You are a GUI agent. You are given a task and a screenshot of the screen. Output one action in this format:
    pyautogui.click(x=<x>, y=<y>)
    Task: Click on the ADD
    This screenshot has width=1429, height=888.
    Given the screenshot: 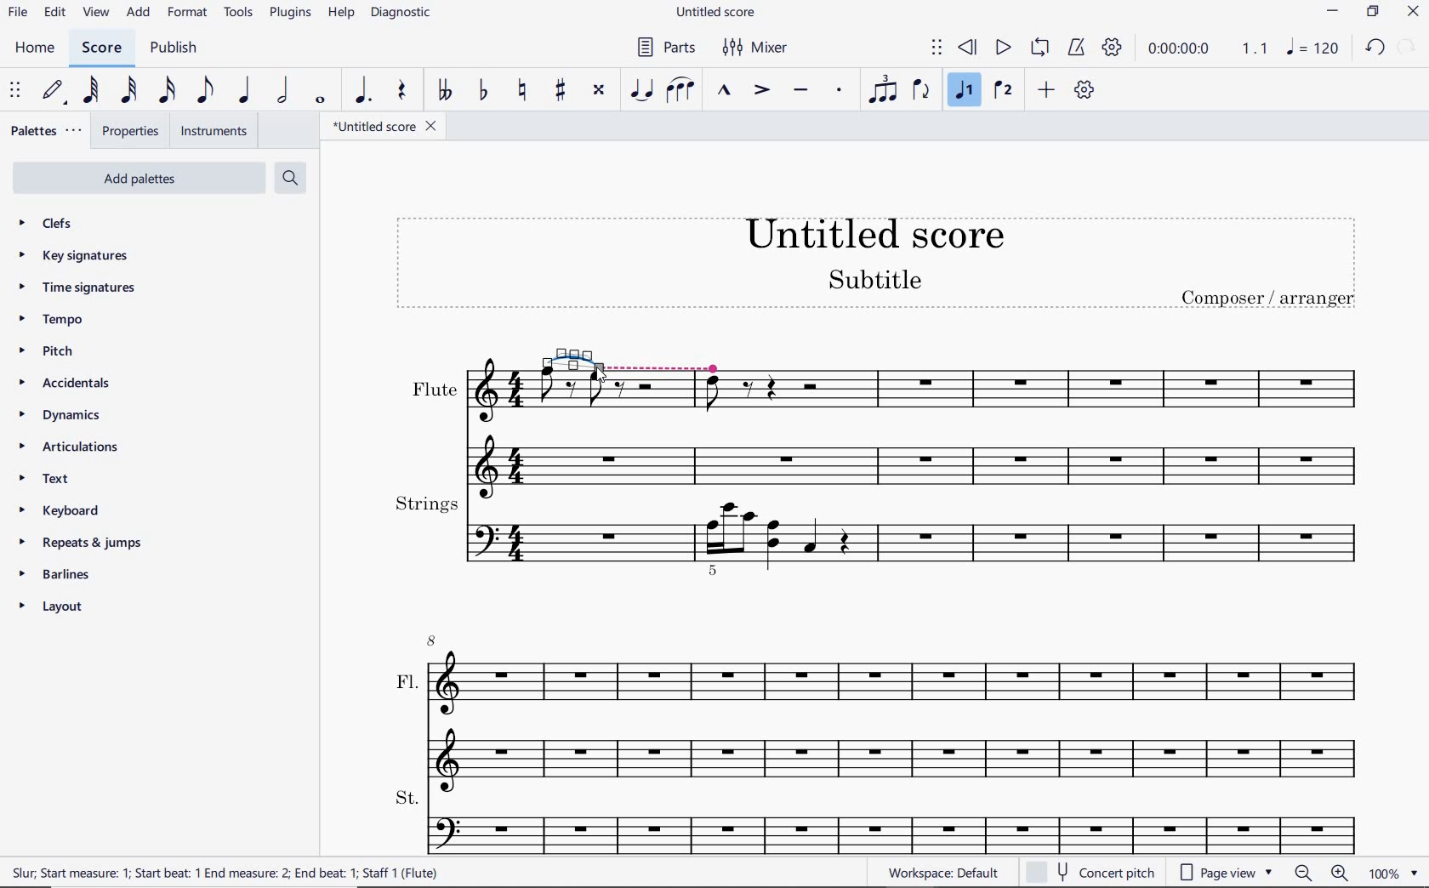 What is the action you would take?
    pyautogui.click(x=1045, y=91)
    